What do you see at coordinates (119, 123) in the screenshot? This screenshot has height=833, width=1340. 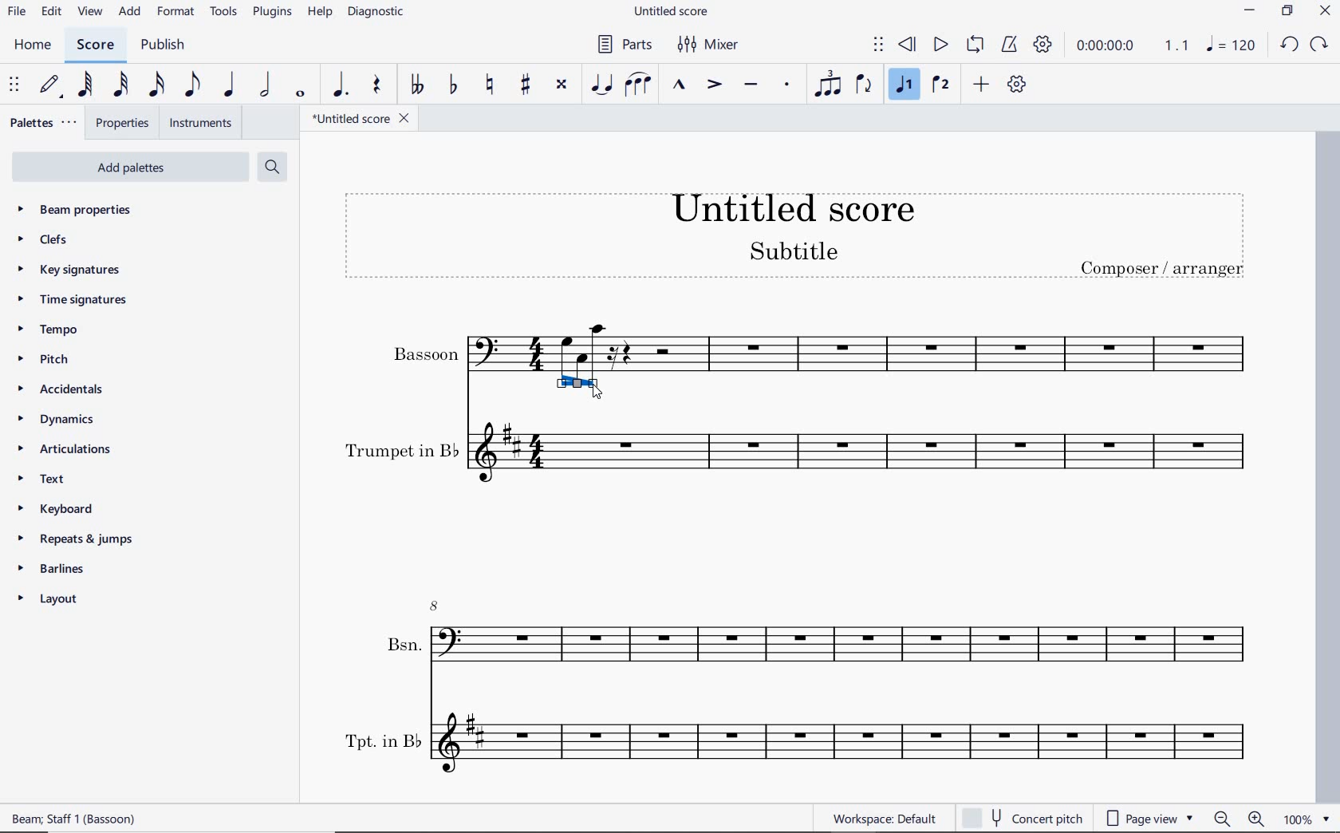 I see `properties` at bounding box center [119, 123].